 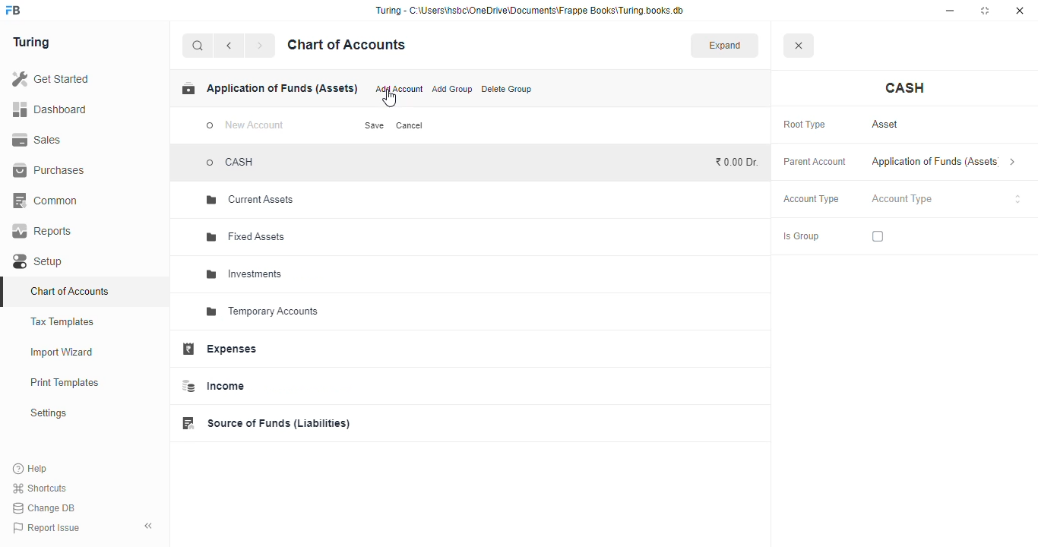 I want to click on change DB, so click(x=45, y=507).